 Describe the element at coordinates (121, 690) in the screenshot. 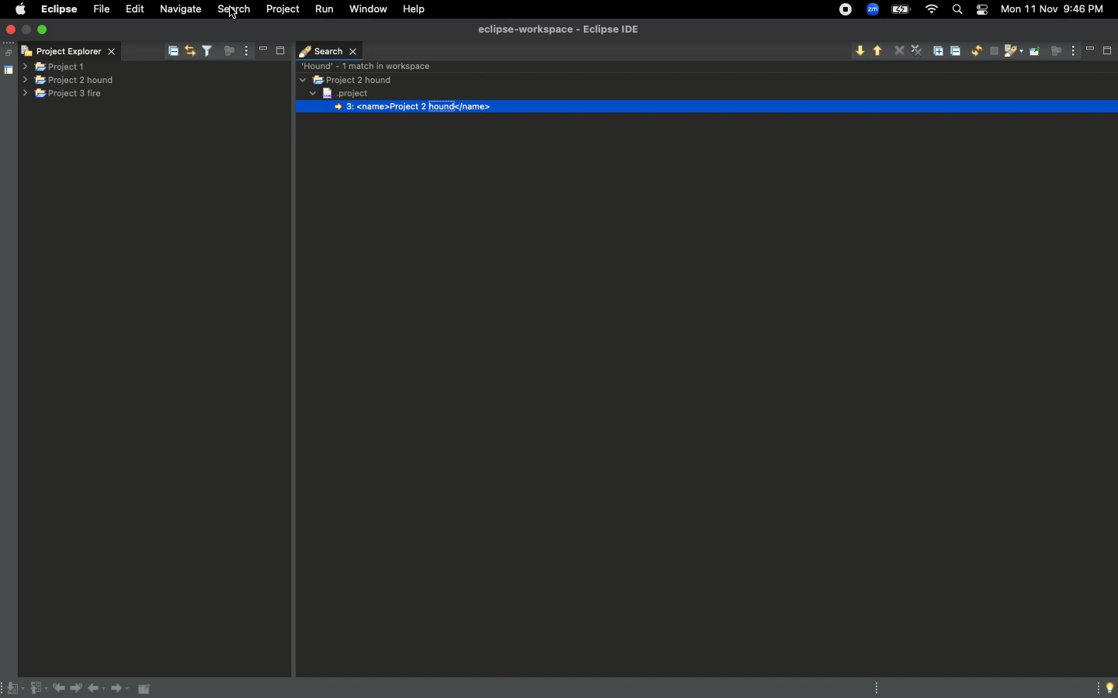

I see `Forward` at that location.